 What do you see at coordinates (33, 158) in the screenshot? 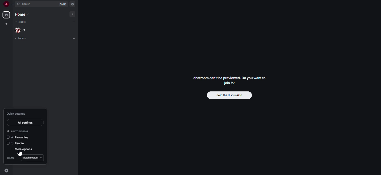
I see `match system` at bounding box center [33, 158].